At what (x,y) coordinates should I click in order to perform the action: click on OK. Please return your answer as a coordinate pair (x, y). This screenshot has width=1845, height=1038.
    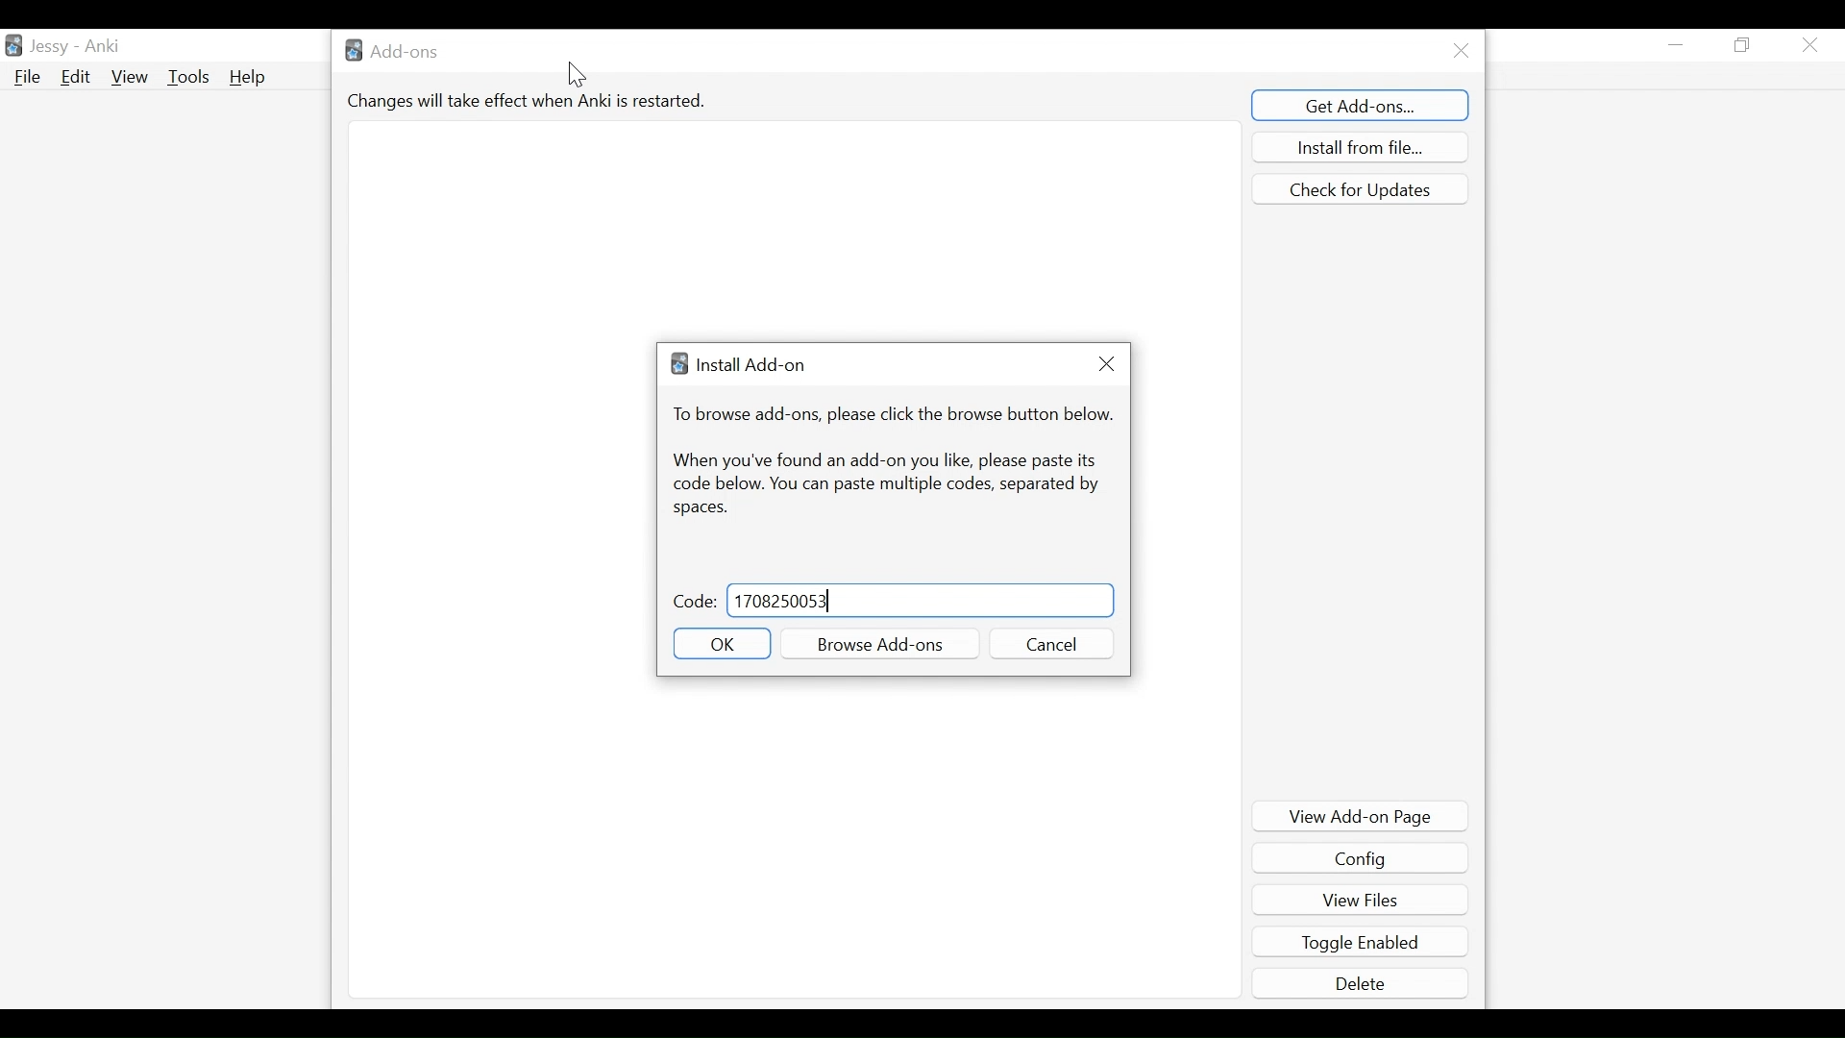
    Looking at the image, I should click on (723, 643).